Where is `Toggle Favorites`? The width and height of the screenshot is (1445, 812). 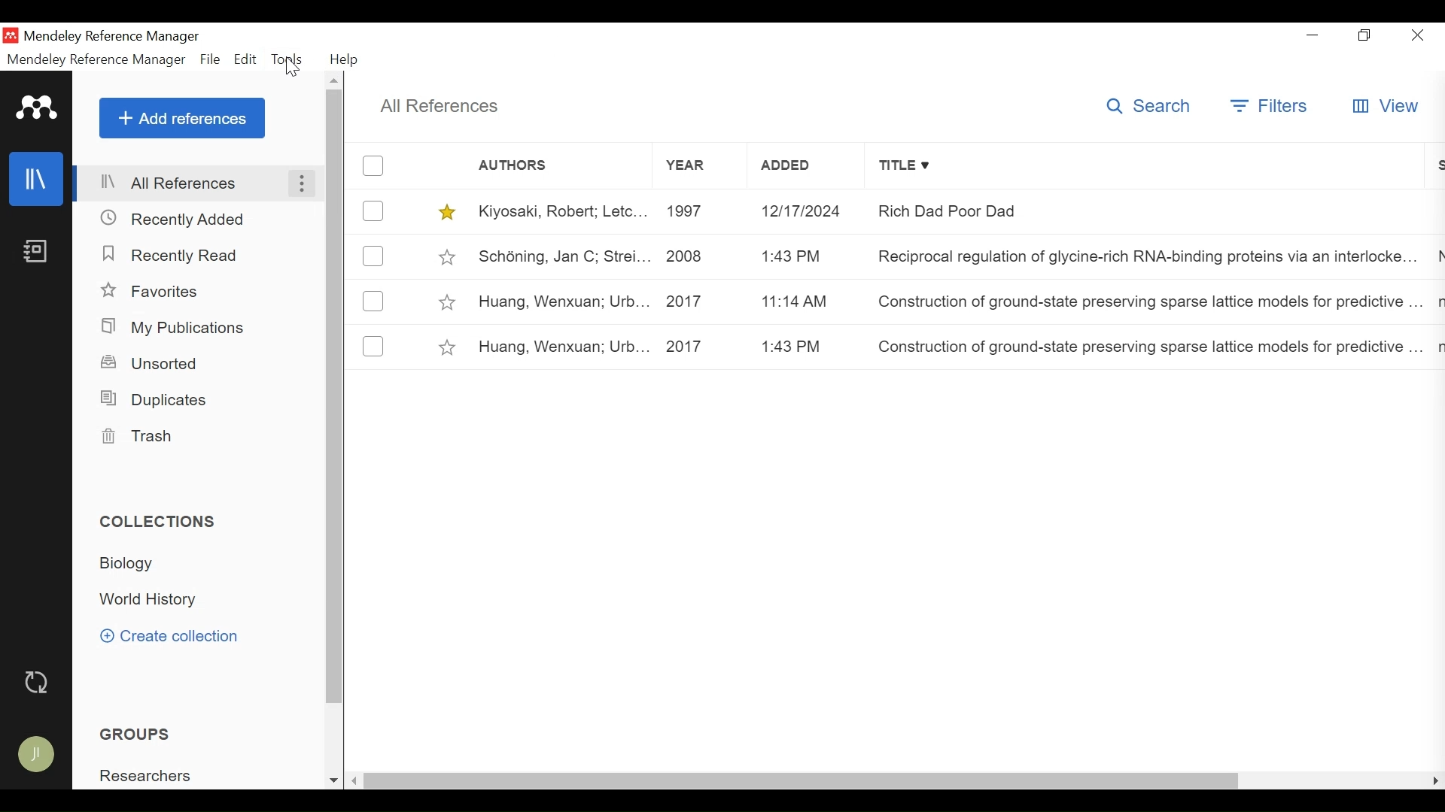
Toggle Favorites is located at coordinates (446, 301).